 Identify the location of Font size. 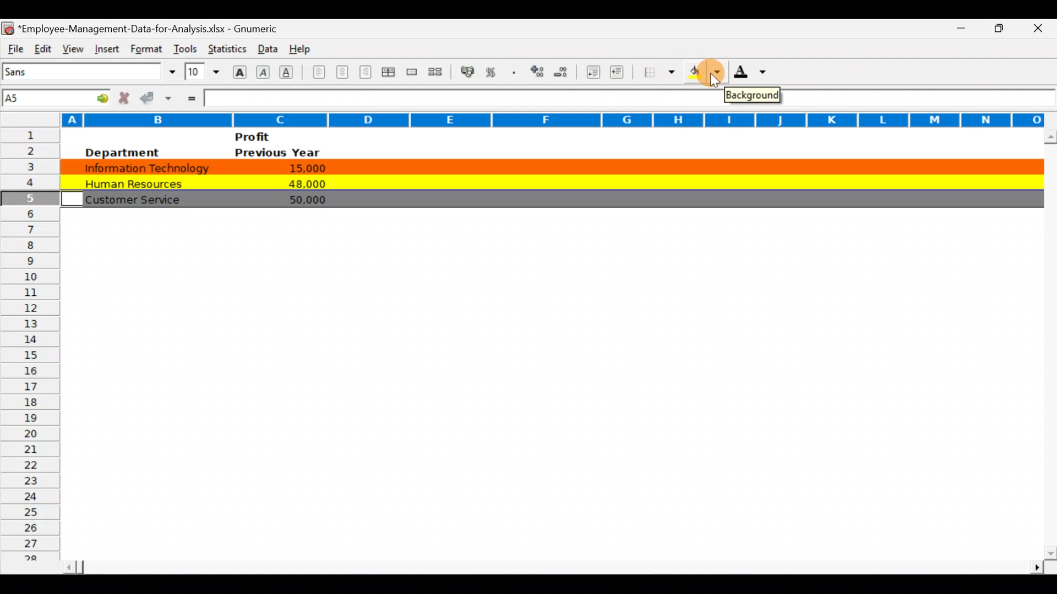
(202, 71).